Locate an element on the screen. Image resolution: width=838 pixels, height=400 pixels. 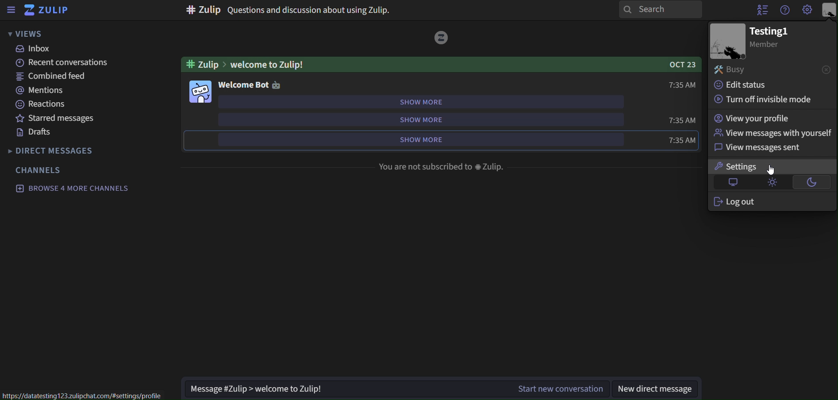
starredmessages is located at coordinates (58, 119).